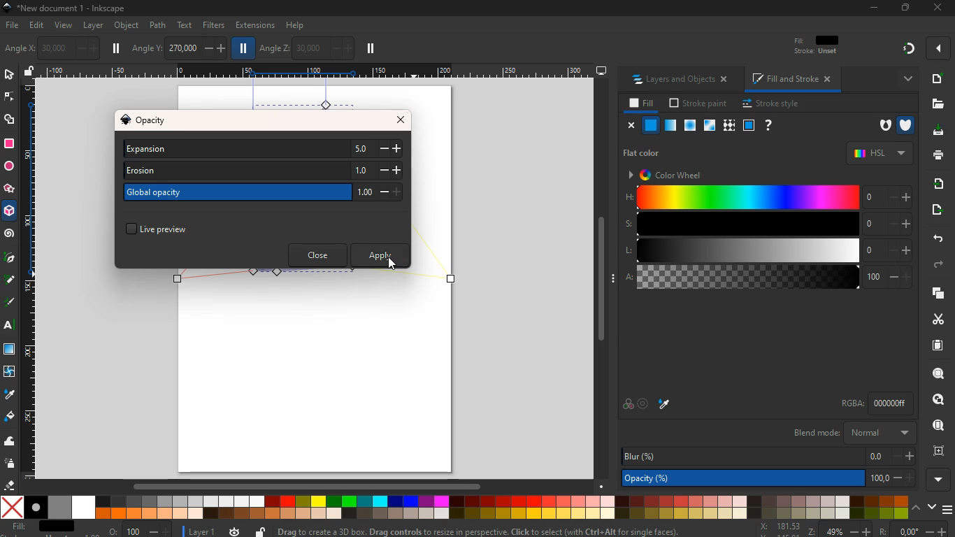  What do you see at coordinates (10, 213) in the screenshot?
I see `3d tool` at bounding box center [10, 213].